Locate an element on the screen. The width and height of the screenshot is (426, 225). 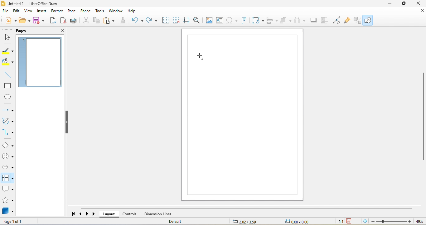
untitled 1- libre office draw is located at coordinates (32, 4).